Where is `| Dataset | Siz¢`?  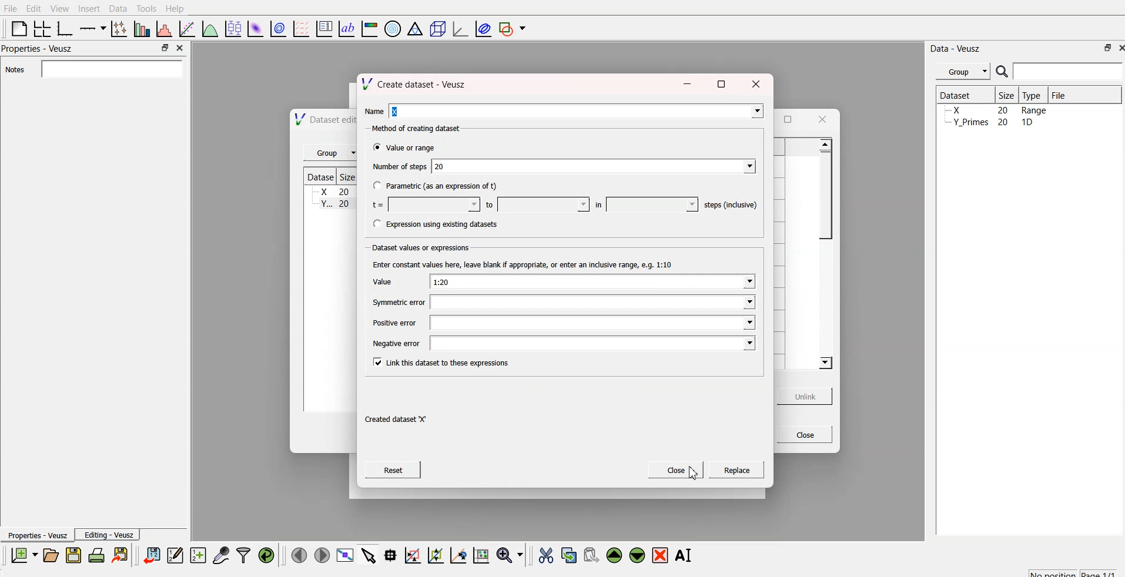
| Dataset | Siz¢ is located at coordinates (328, 176).